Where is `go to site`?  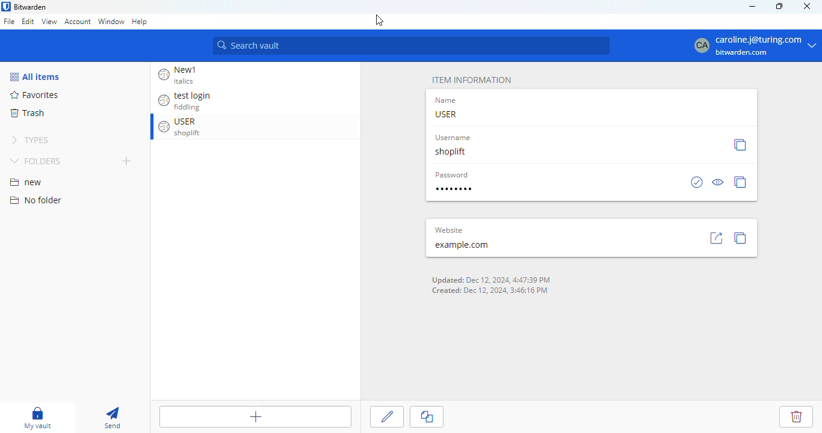
go to site is located at coordinates (714, 238).